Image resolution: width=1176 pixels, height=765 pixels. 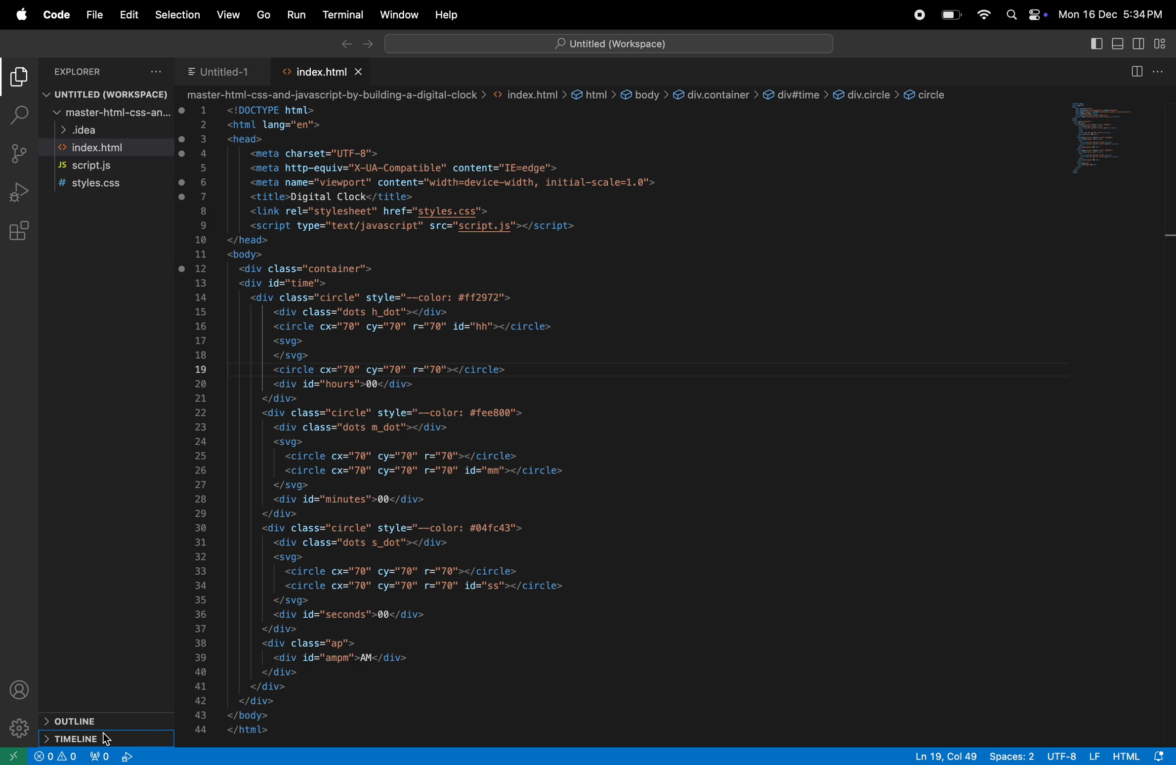 What do you see at coordinates (23, 16) in the screenshot?
I see `apple menu` at bounding box center [23, 16].